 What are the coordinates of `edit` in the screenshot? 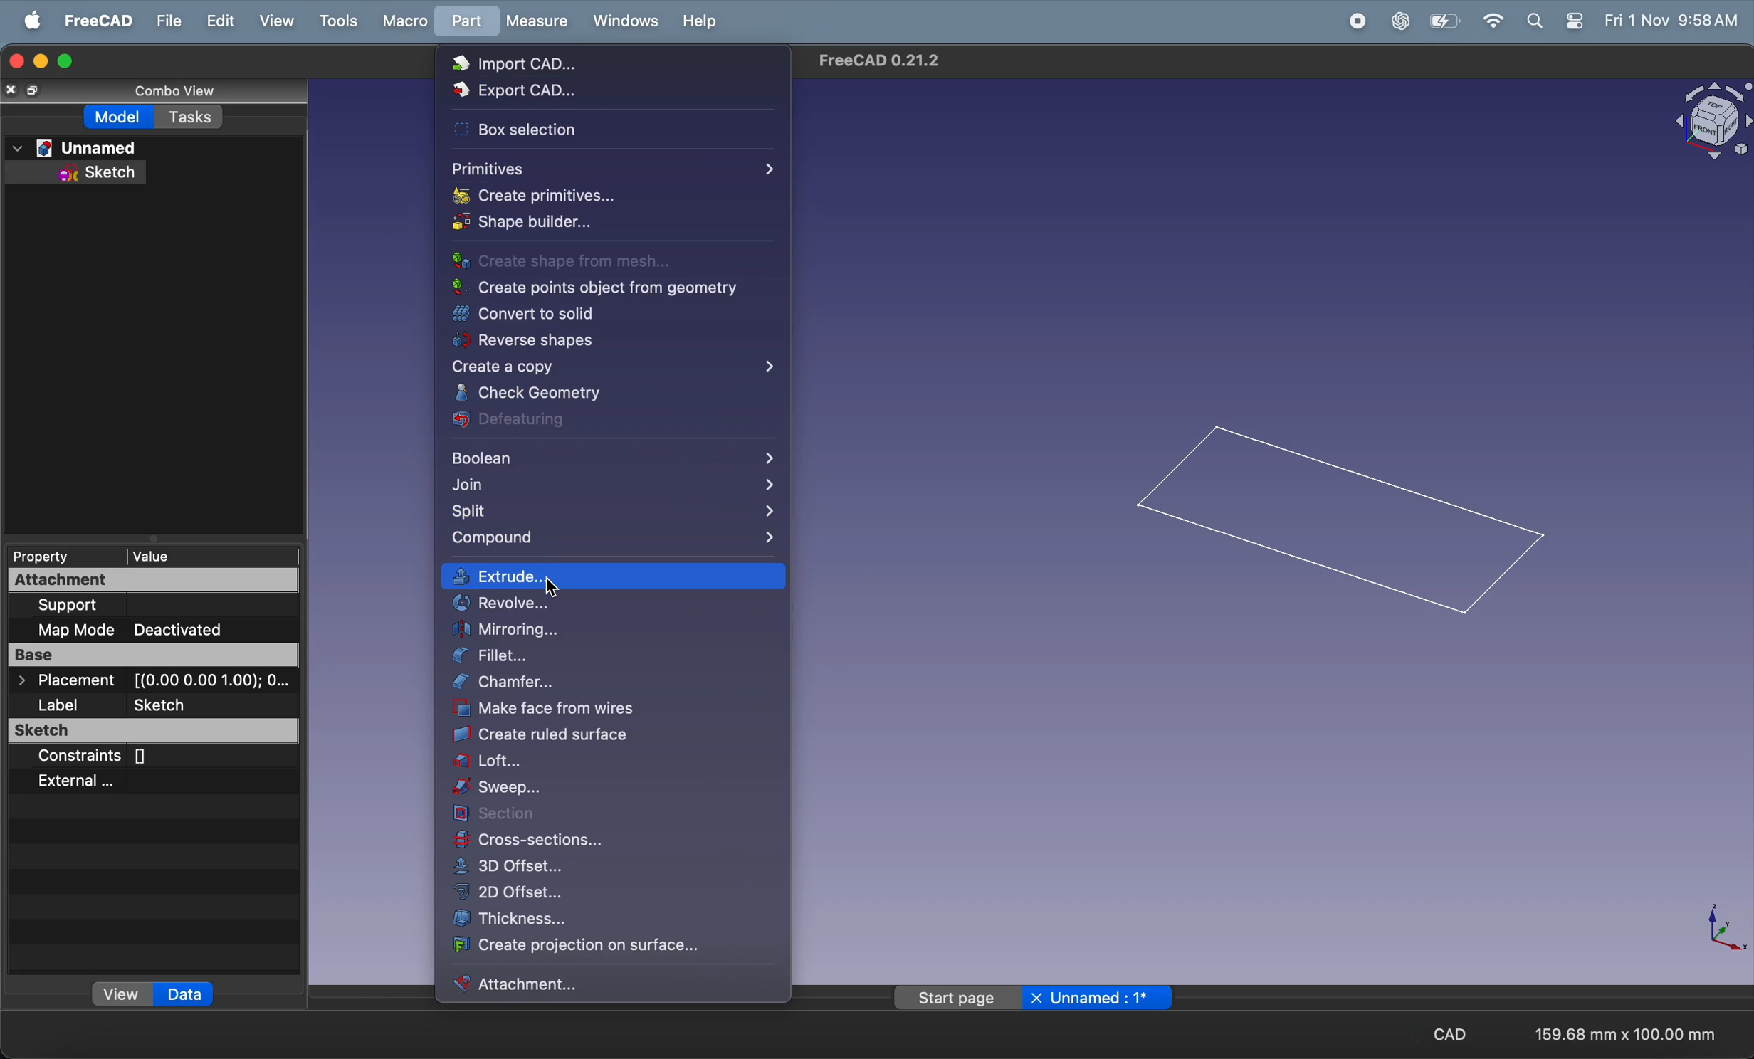 It's located at (215, 21).